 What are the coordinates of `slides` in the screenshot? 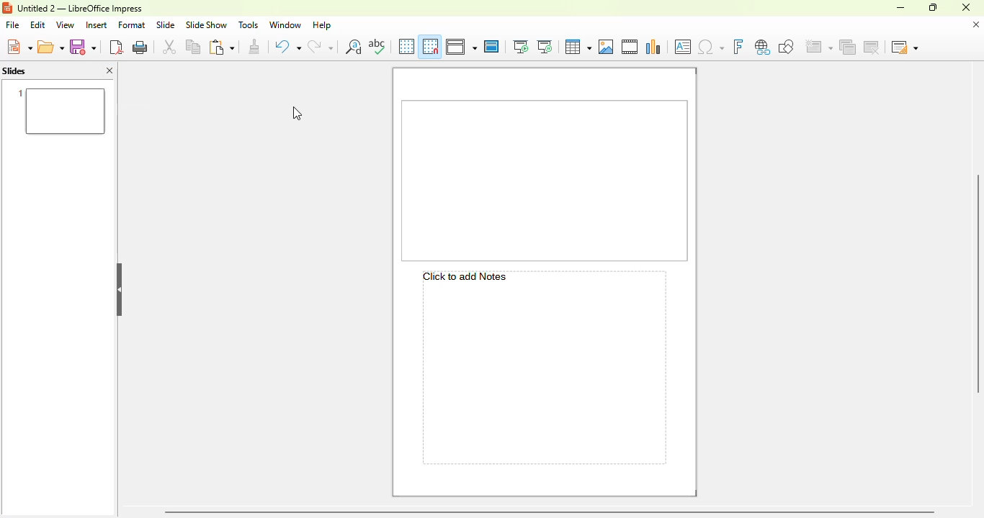 It's located at (14, 71).